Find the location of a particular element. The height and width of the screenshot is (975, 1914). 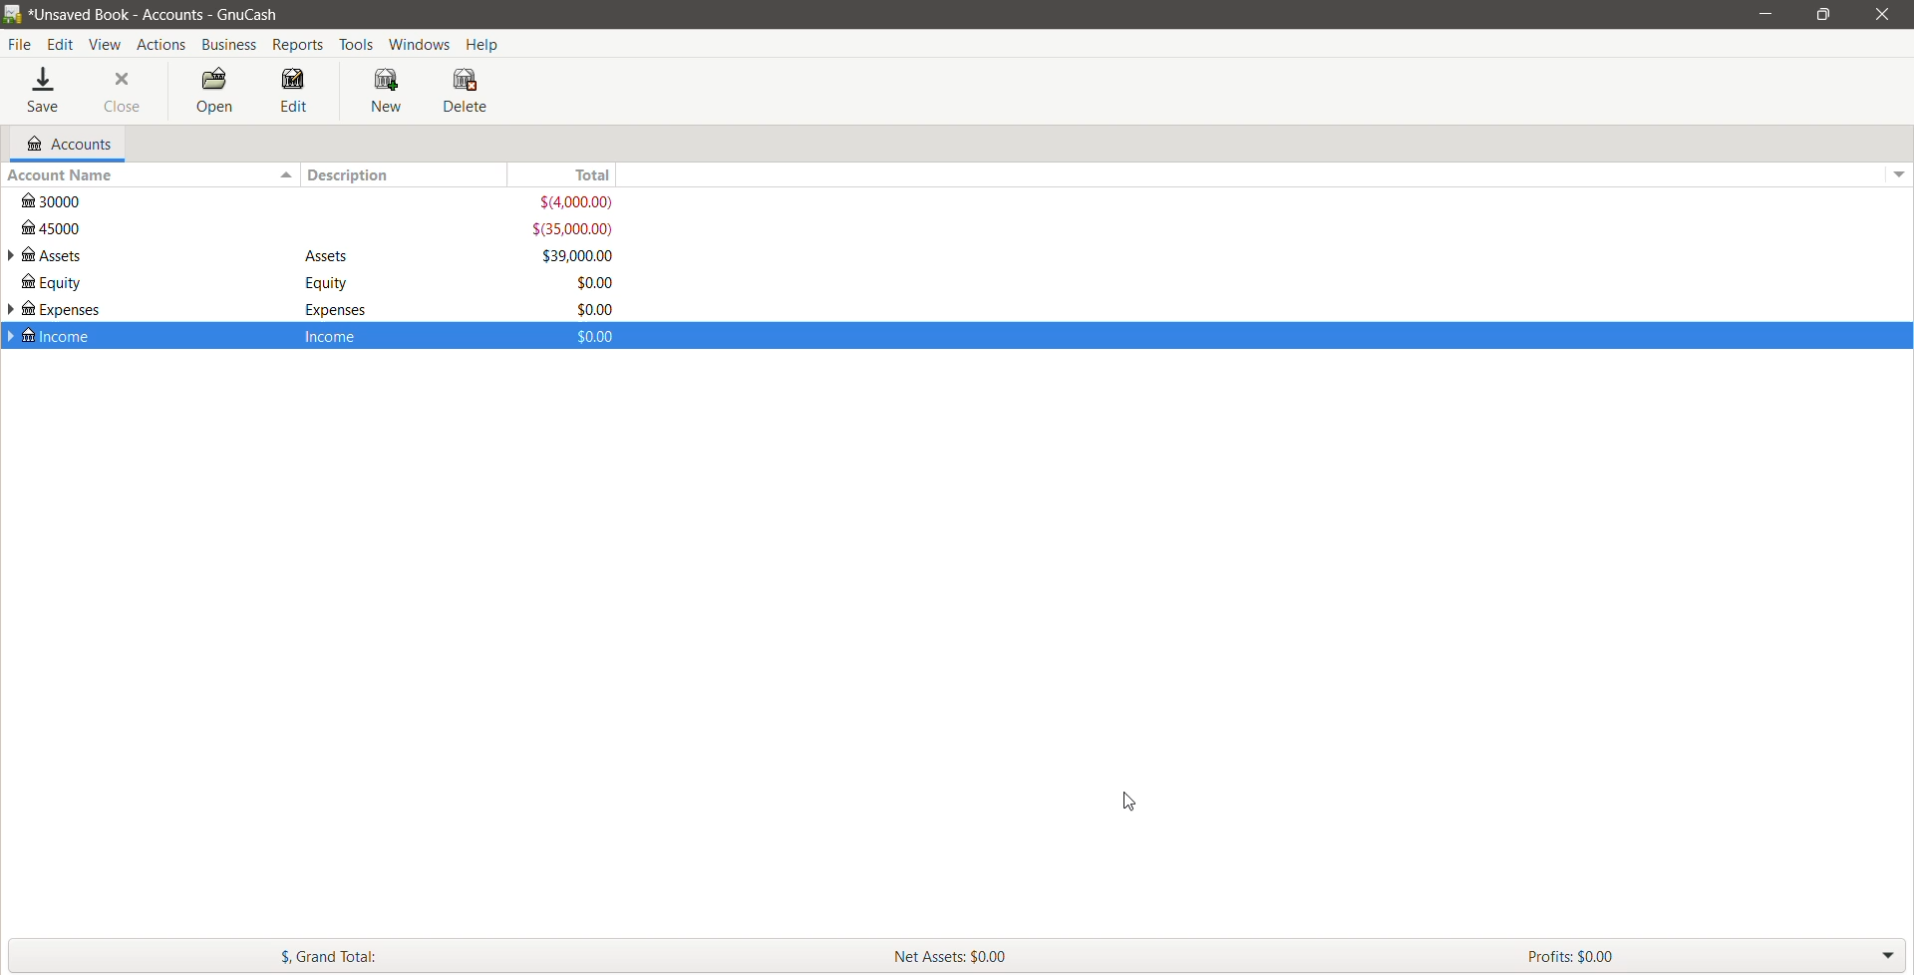

expand subaccounts is located at coordinates (12, 311).